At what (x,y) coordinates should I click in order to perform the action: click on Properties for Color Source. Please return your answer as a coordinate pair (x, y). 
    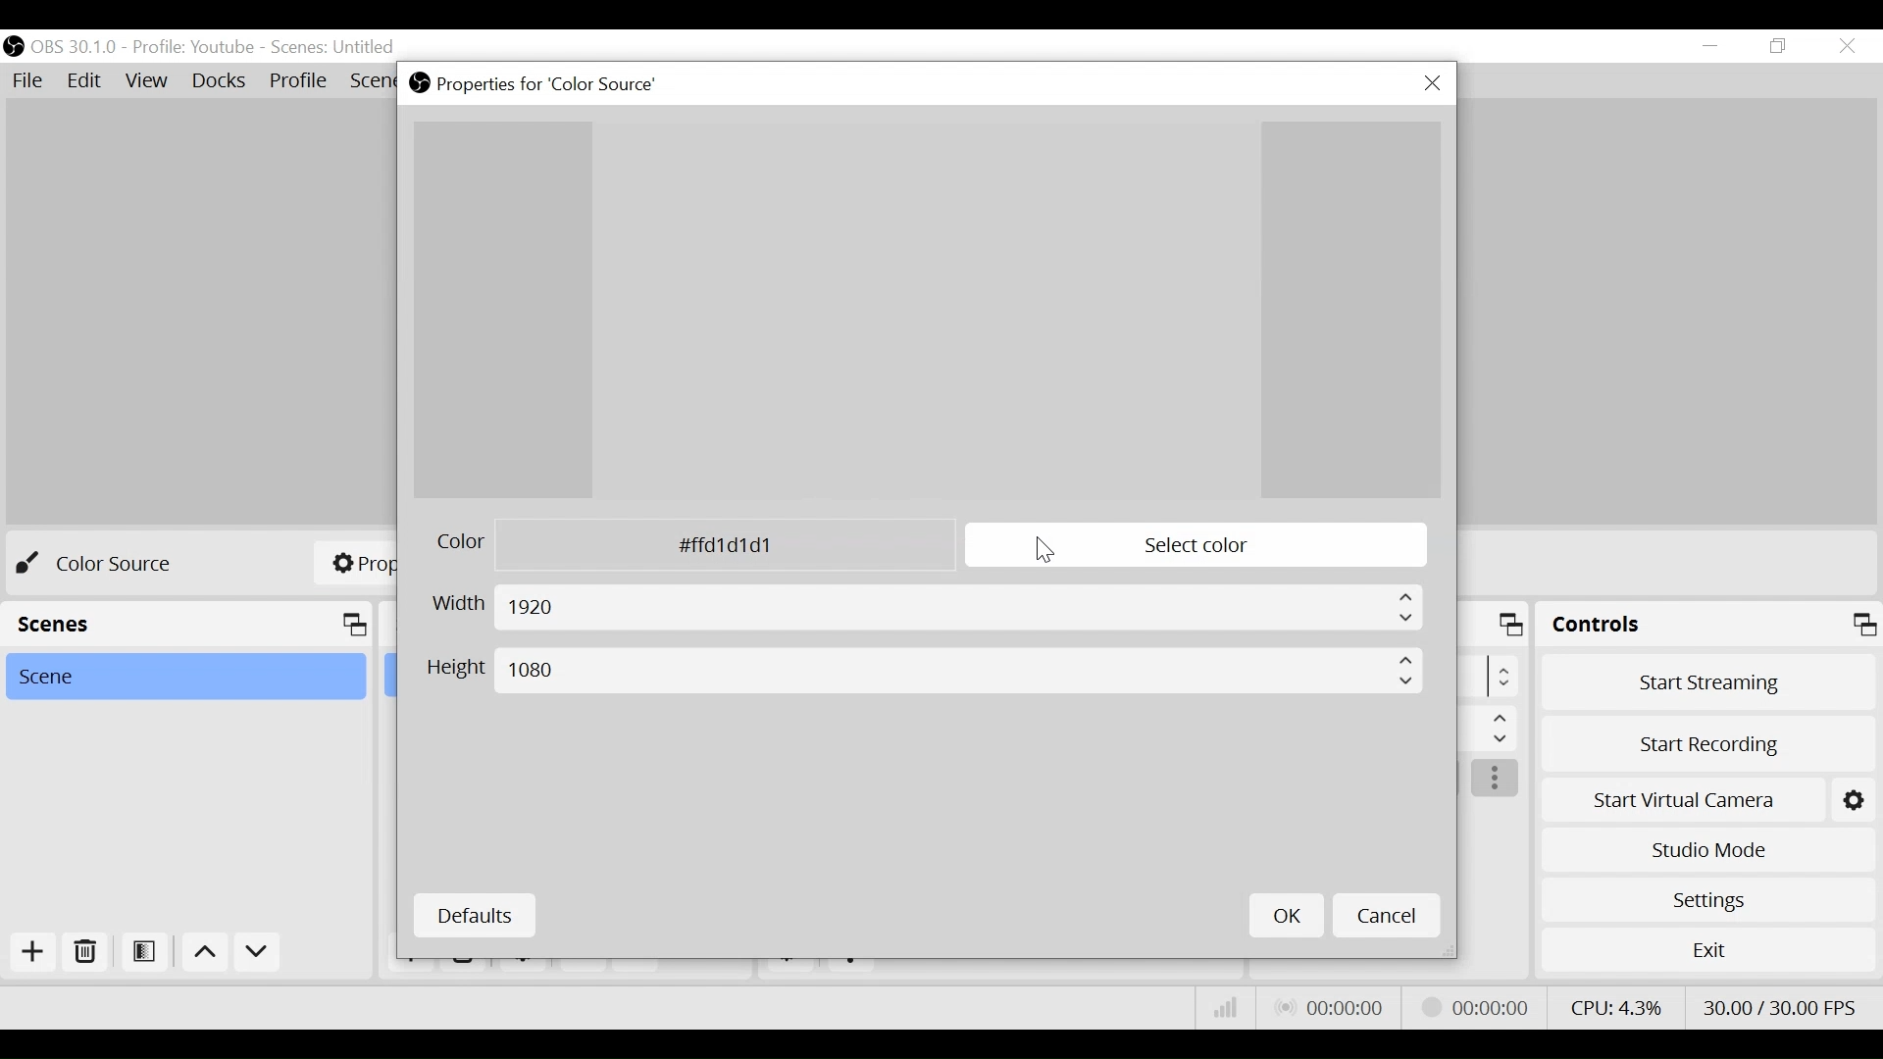
    Looking at the image, I should click on (545, 84).